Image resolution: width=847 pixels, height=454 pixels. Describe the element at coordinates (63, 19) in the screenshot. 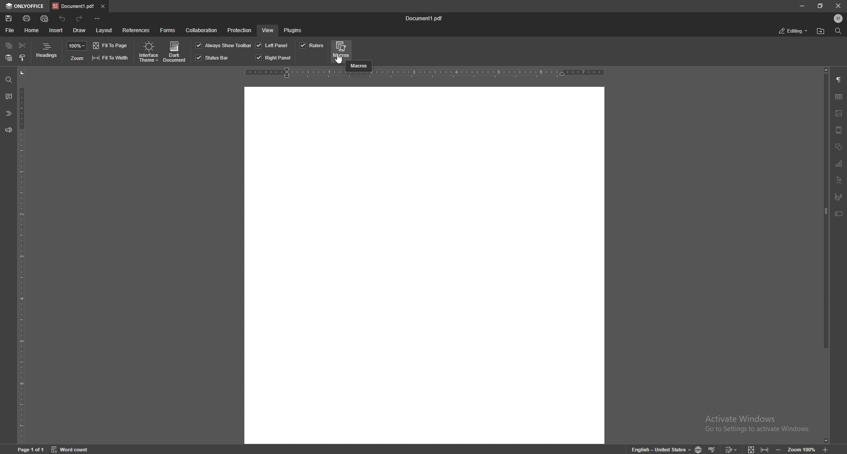

I see `undo` at that location.